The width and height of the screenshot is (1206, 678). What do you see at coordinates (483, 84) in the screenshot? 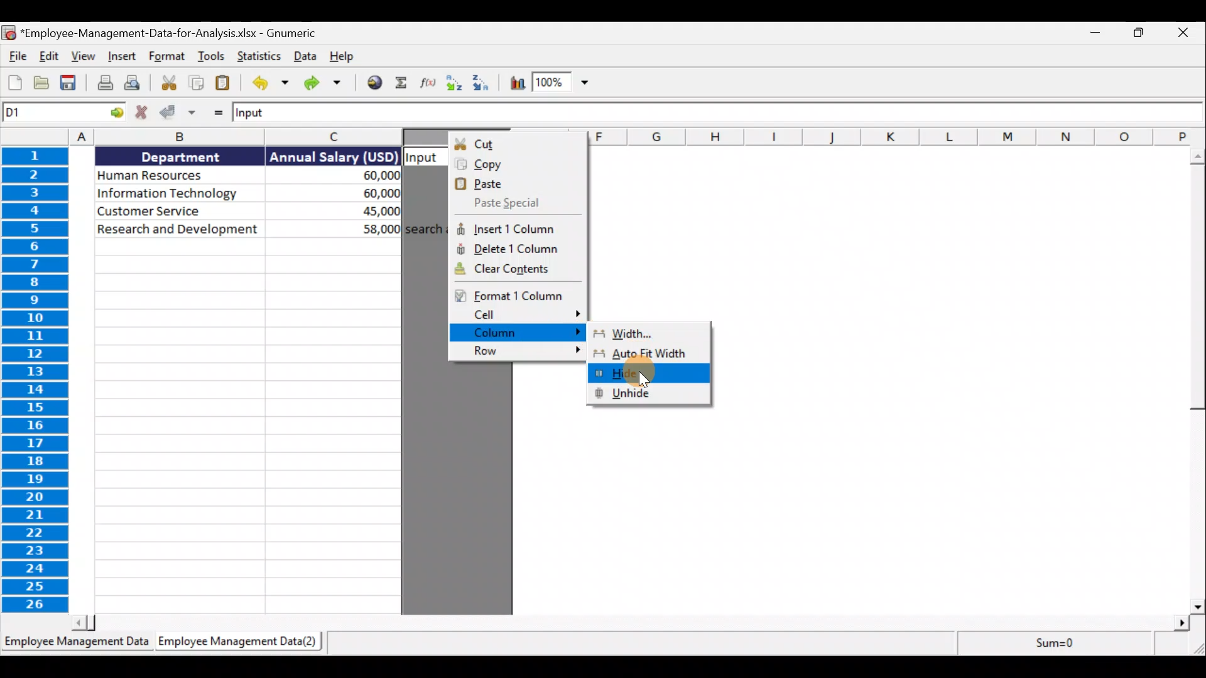
I see `Sort descending` at bounding box center [483, 84].